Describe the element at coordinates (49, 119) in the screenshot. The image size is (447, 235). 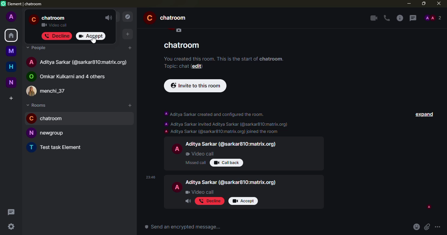
I see `chatroom` at that location.